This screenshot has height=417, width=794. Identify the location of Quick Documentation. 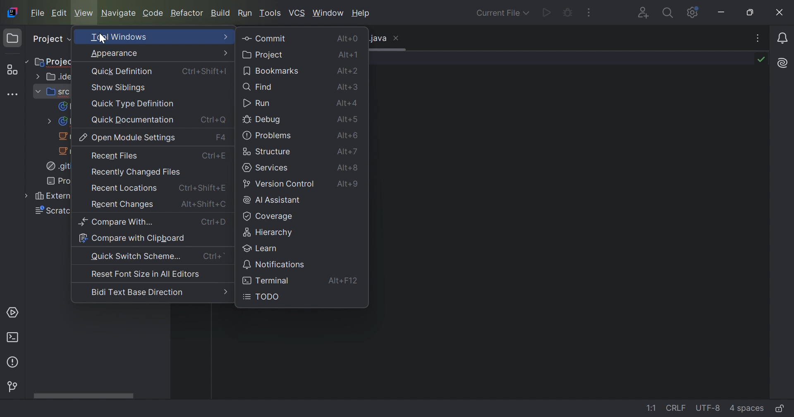
(132, 120).